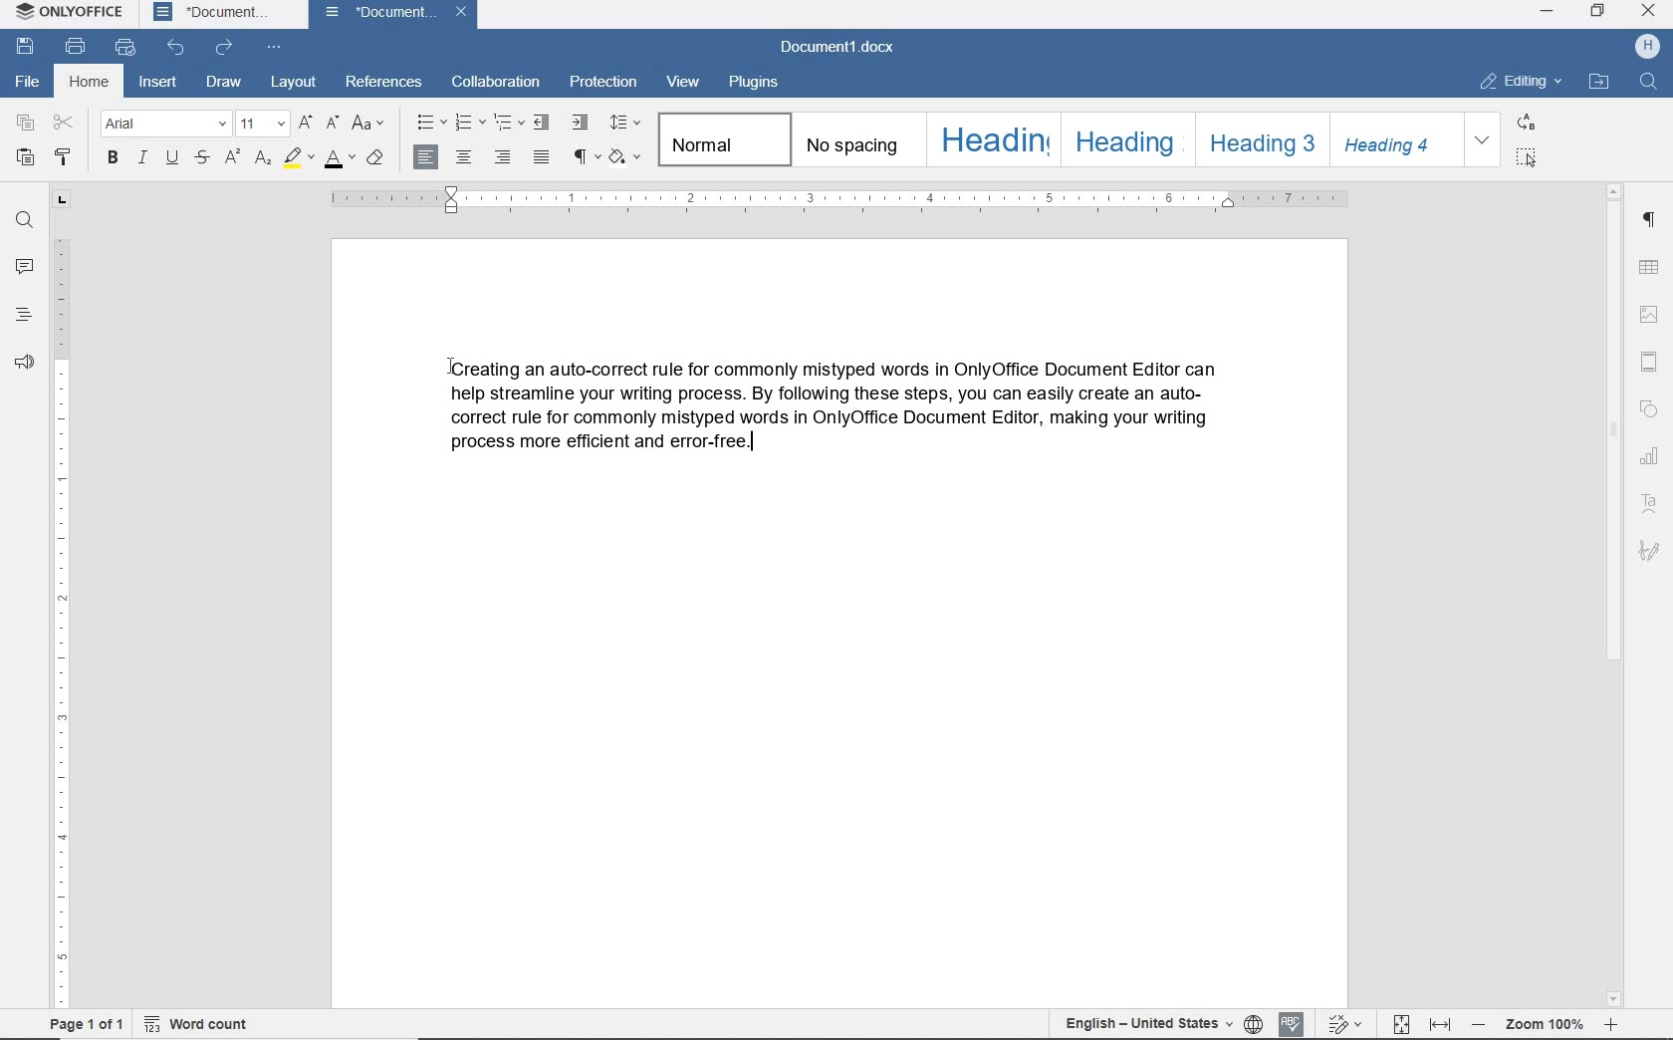 This screenshot has height=1040, width=1673. Describe the element at coordinates (63, 157) in the screenshot. I see `copy style` at that location.